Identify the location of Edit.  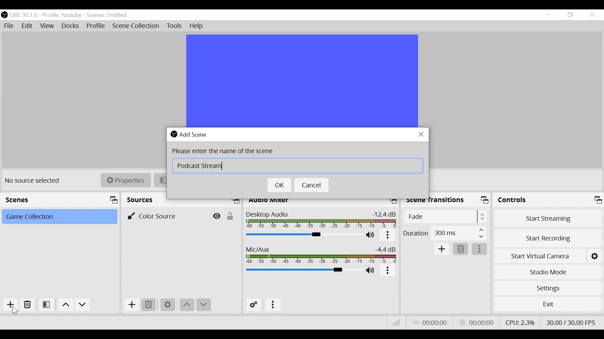
(28, 26).